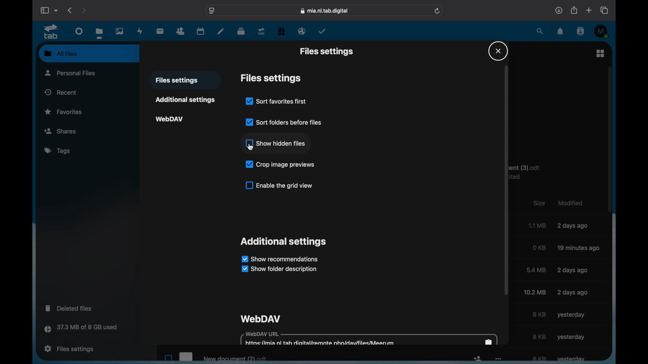  What do you see at coordinates (580, 32) in the screenshot?
I see `contacts` at bounding box center [580, 32].